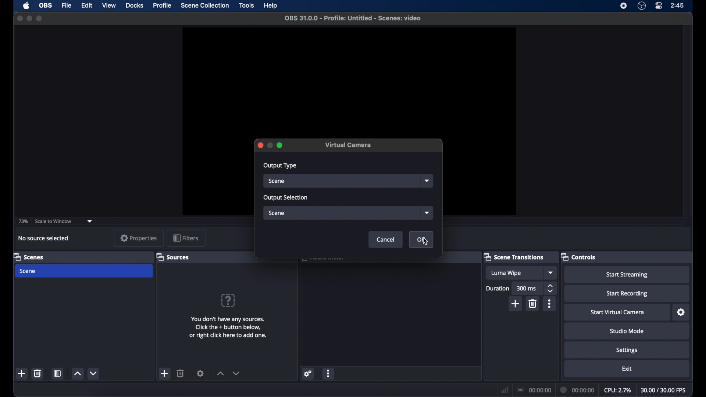 The width and height of the screenshot is (706, 397). Describe the element at coordinates (220, 373) in the screenshot. I see `increment` at that location.